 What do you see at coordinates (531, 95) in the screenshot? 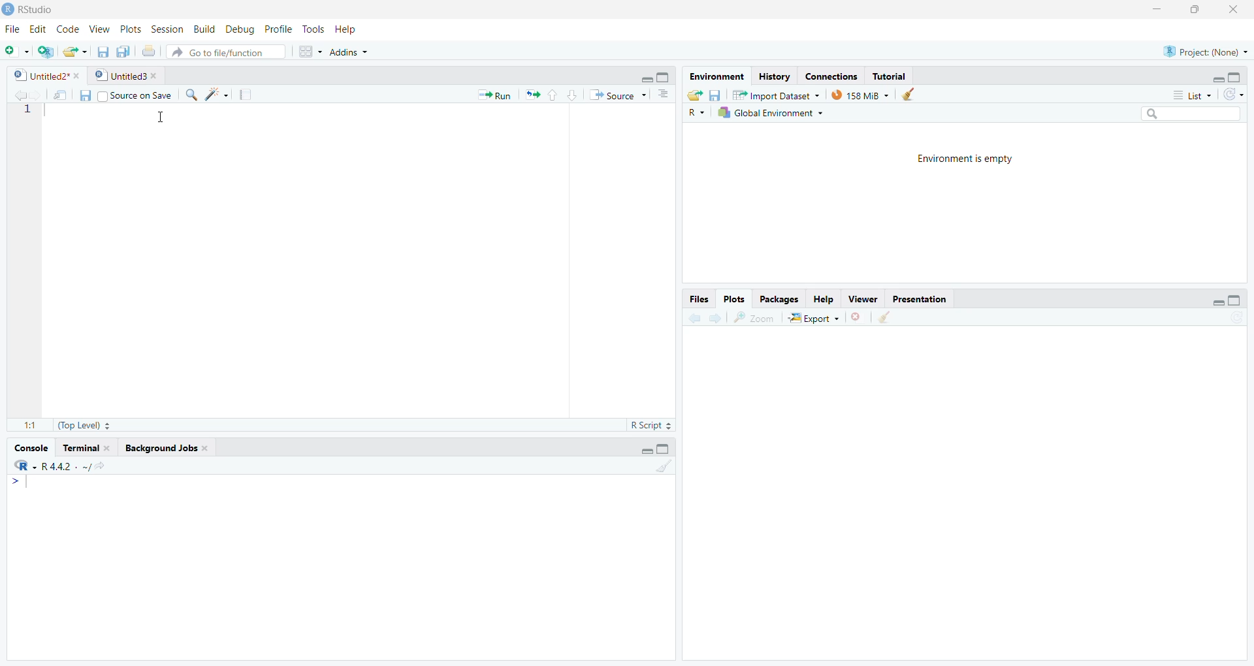
I see `rerun the previous code` at bounding box center [531, 95].